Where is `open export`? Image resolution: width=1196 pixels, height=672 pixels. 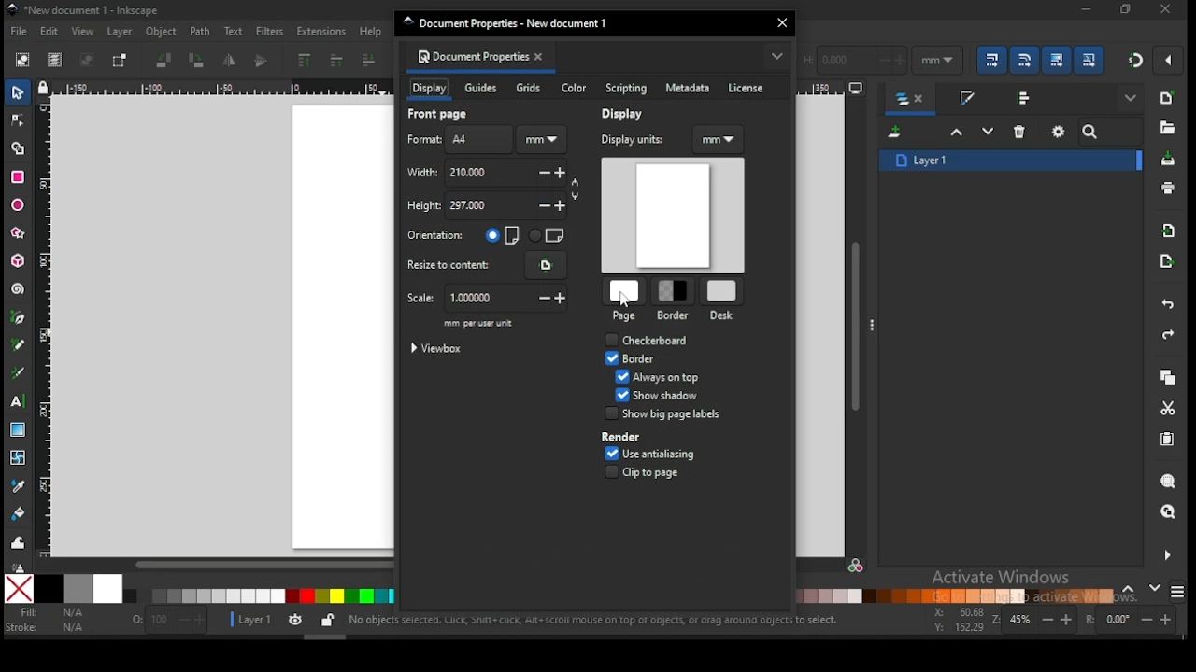
open export is located at coordinates (1166, 260).